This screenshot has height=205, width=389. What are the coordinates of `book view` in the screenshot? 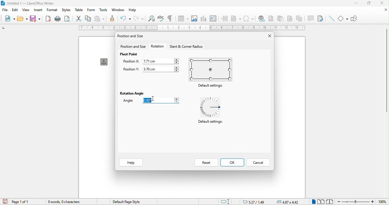 It's located at (329, 202).